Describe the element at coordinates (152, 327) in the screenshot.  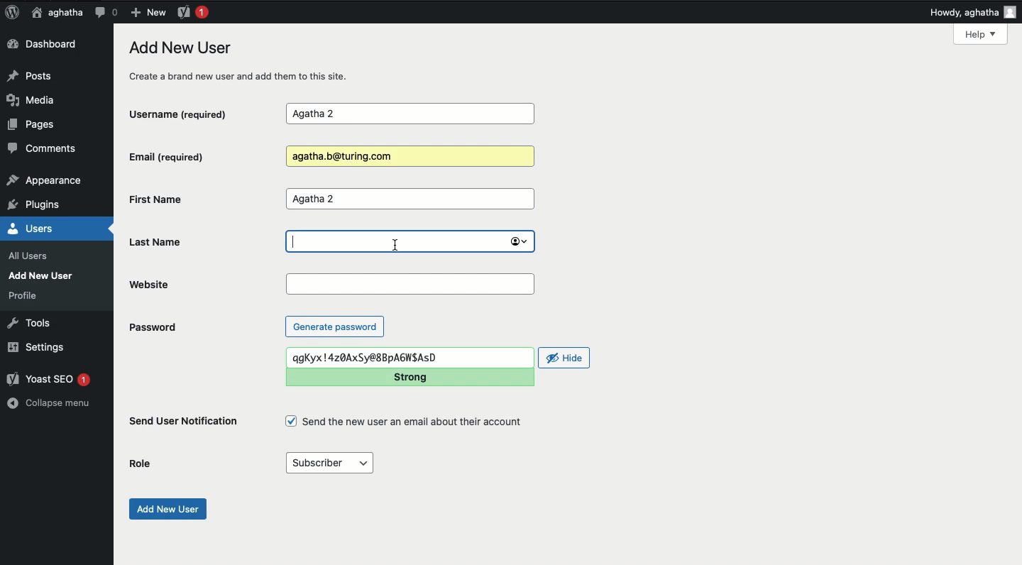
I see `Password` at that location.